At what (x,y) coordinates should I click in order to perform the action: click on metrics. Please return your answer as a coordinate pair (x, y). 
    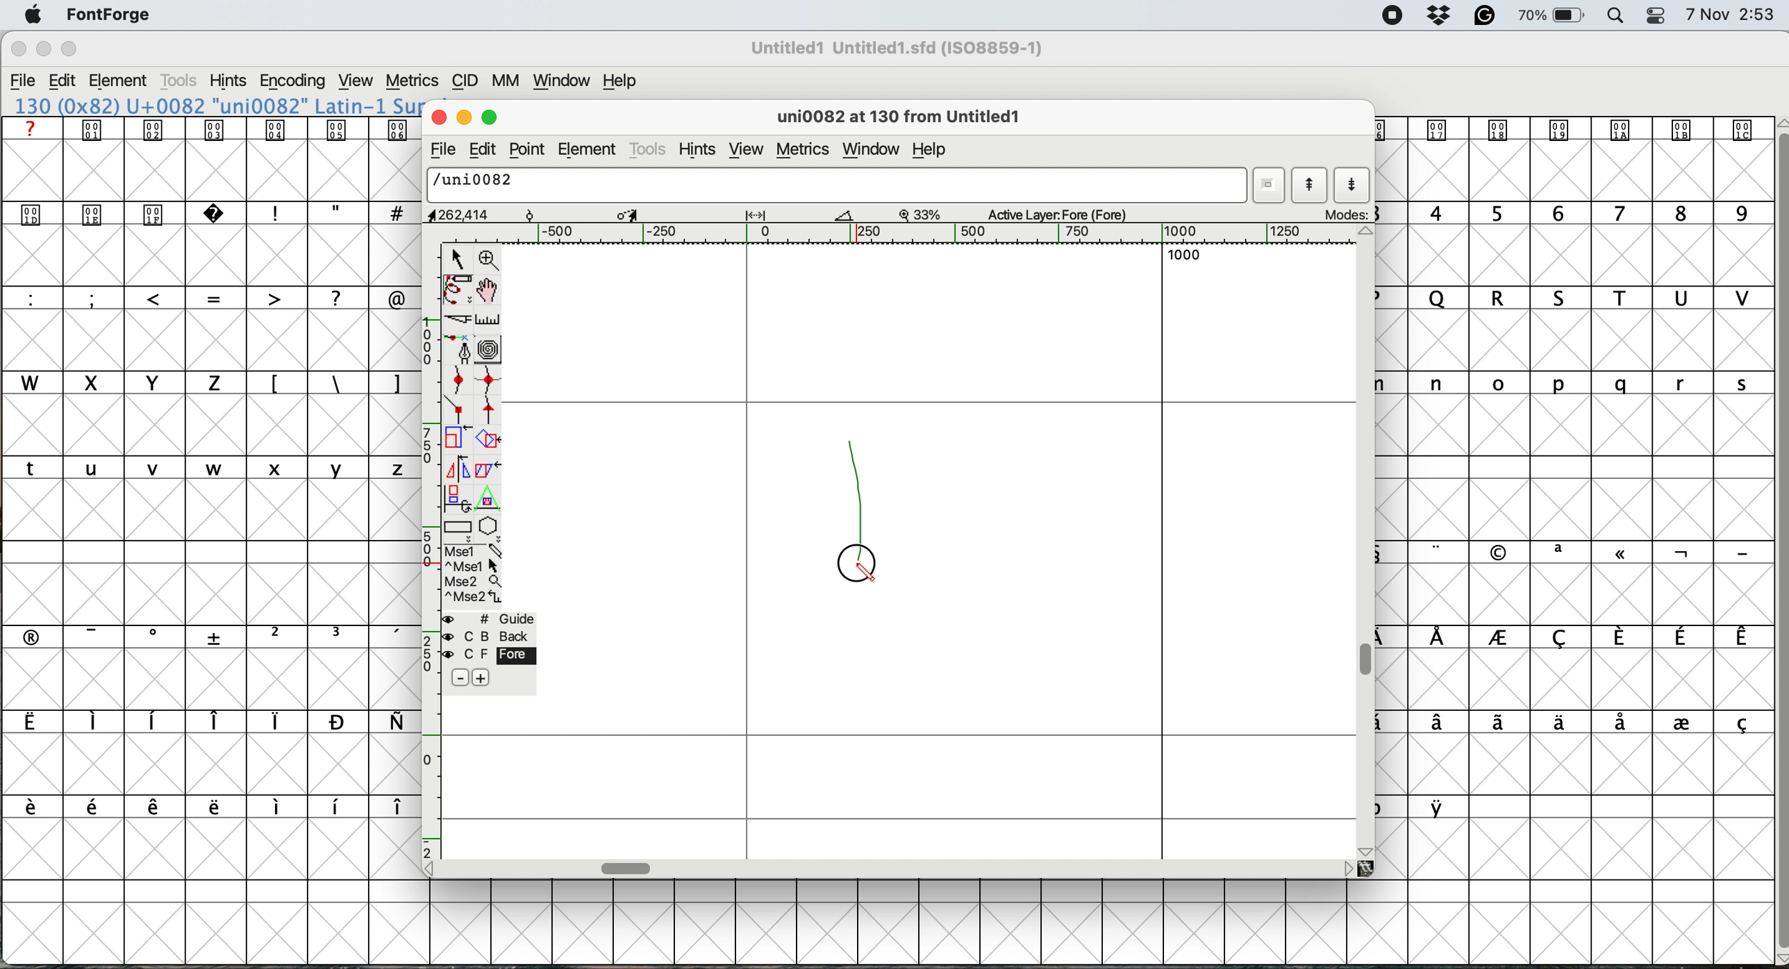
    Looking at the image, I should click on (801, 149).